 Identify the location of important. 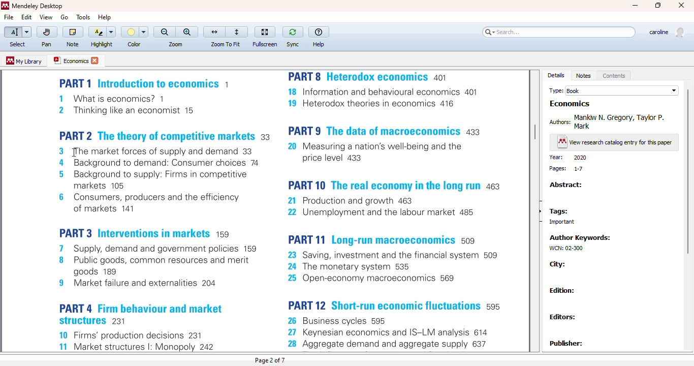
(558, 222).